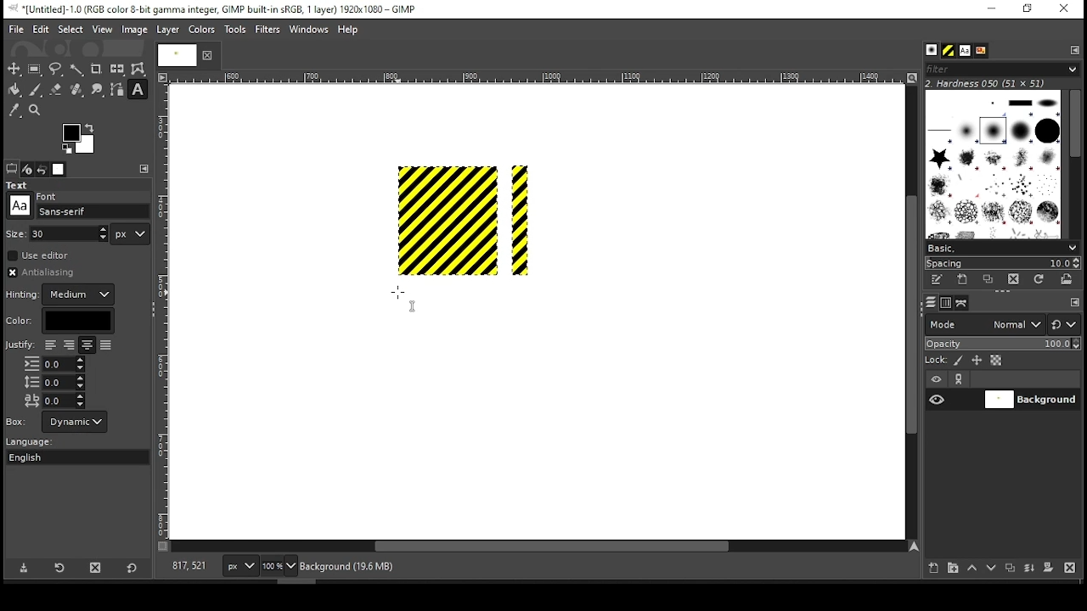 This screenshot has width=1087, height=611. I want to click on paths, so click(964, 302).